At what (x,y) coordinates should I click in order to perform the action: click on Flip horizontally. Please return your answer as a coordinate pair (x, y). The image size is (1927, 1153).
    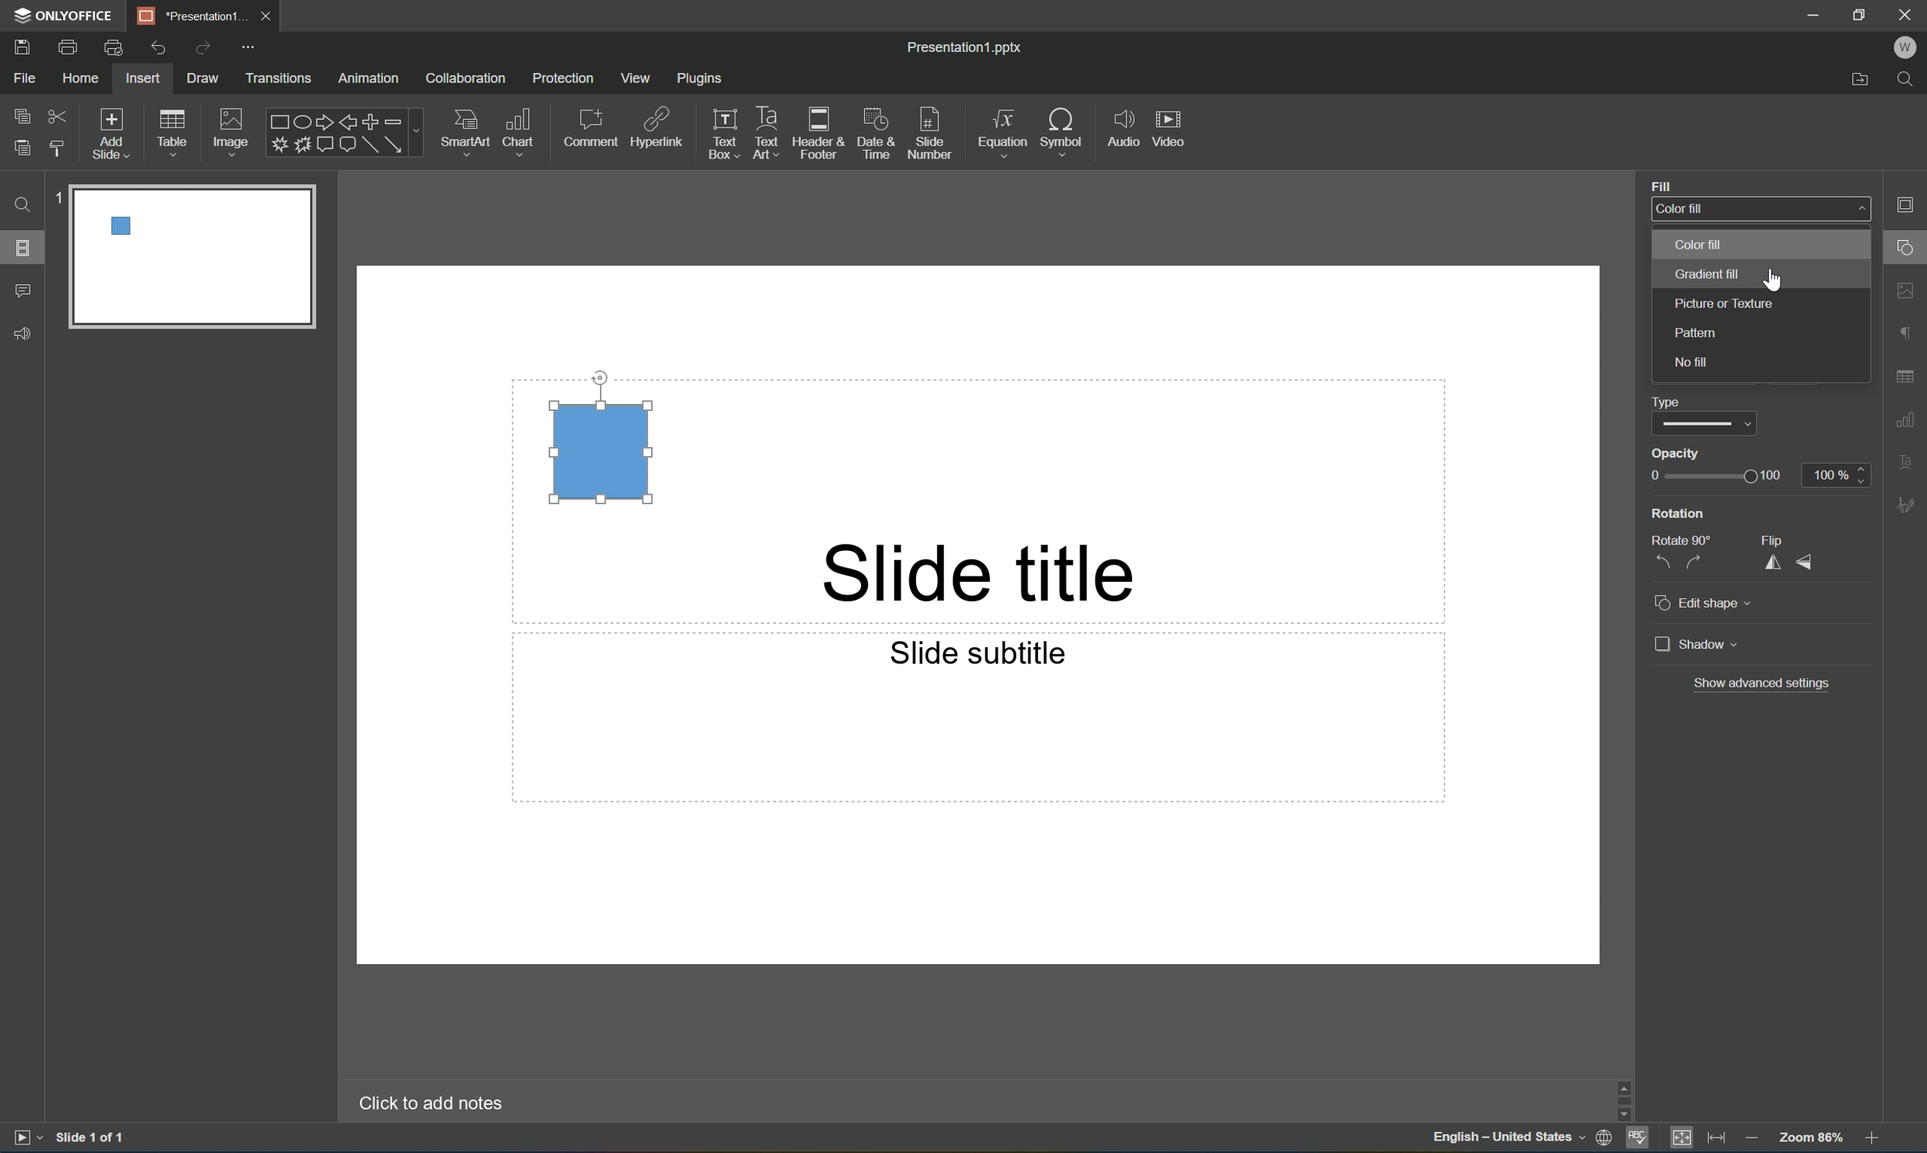
    Looking at the image, I should click on (1772, 562).